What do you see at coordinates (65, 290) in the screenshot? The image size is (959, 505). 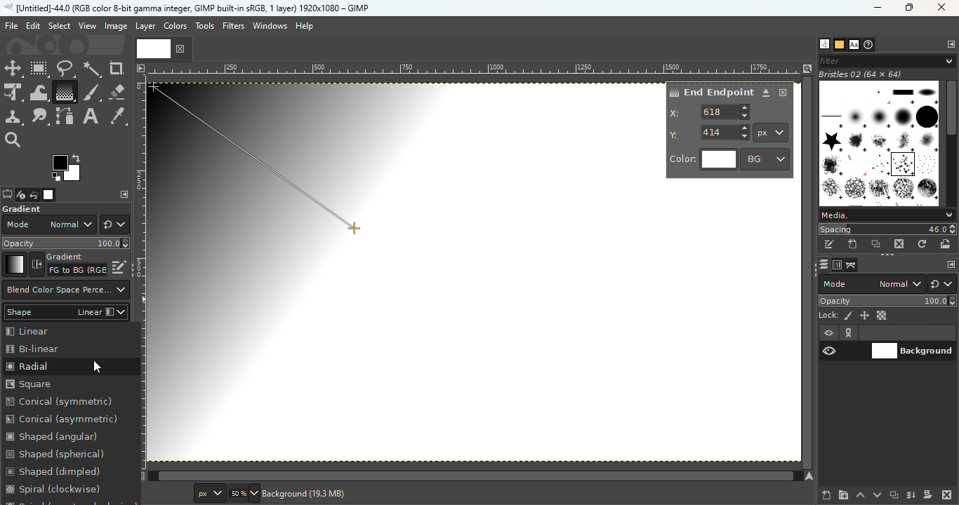 I see `Which color space to use when blending RGB gradient segments` at bounding box center [65, 290].